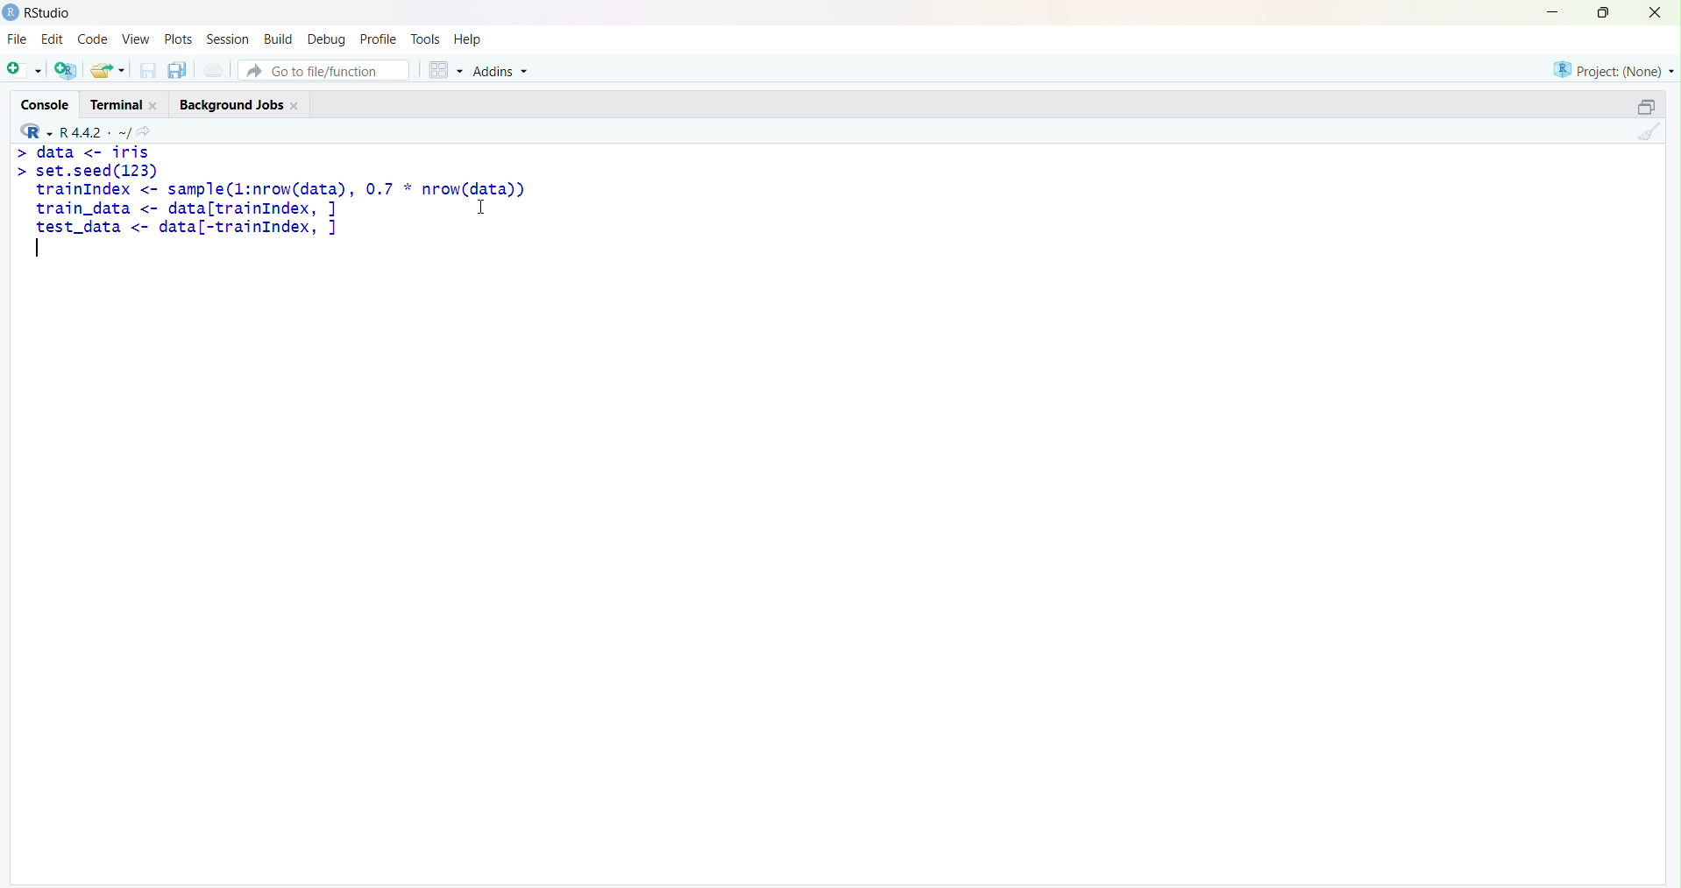 This screenshot has height=888, width=1681. What do you see at coordinates (91, 39) in the screenshot?
I see `Code` at bounding box center [91, 39].